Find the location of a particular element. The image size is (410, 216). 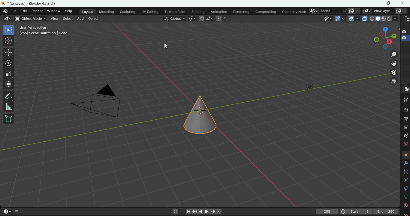

Texture paint is located at coordinates (174, 11).